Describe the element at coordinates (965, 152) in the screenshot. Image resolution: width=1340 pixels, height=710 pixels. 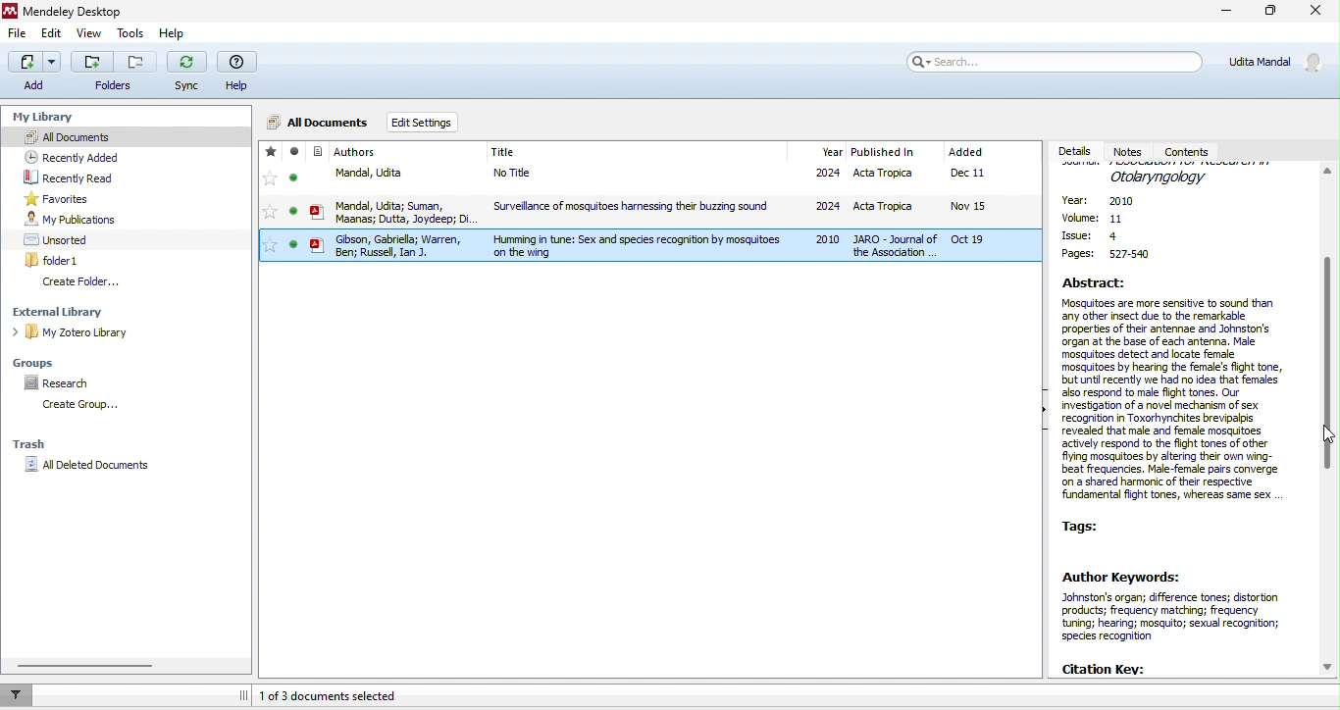
I see `added month` at that location.